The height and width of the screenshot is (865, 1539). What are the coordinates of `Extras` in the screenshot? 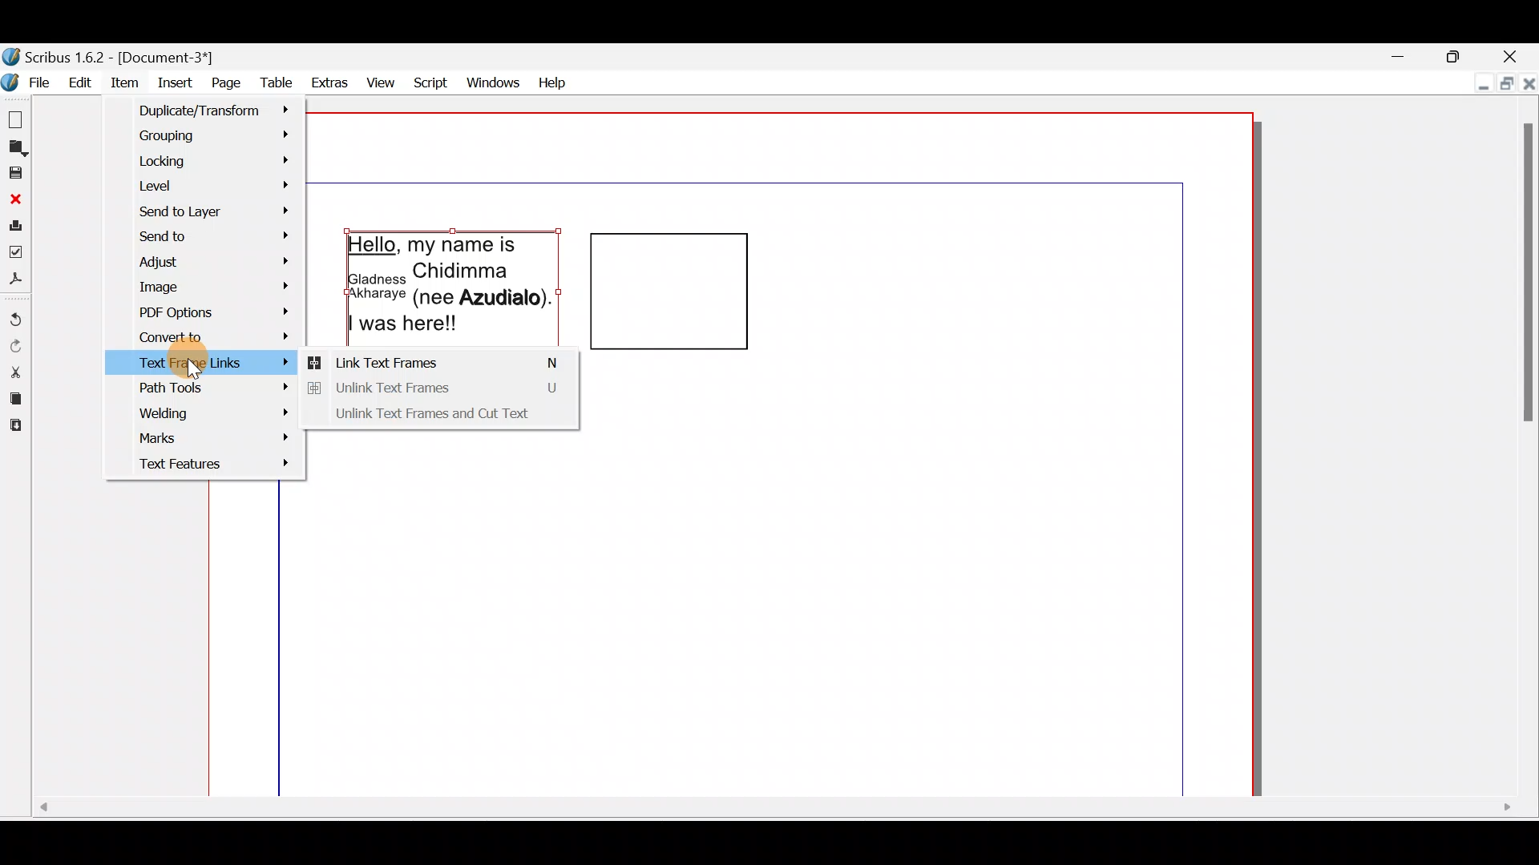 It's located at (327, 82).